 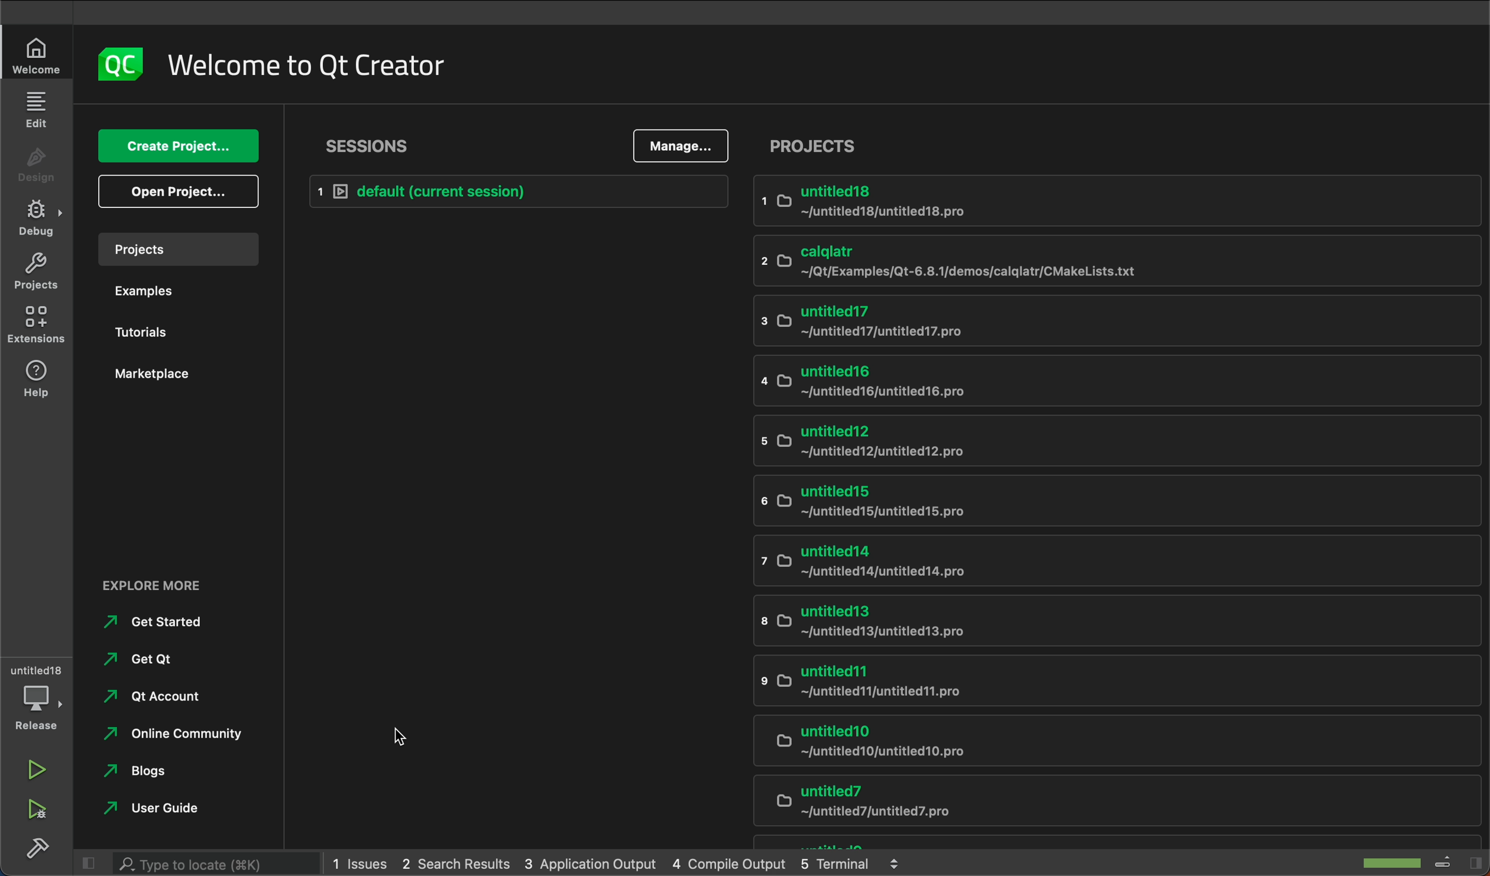 I want to click on help, so click(x=35, y=380).